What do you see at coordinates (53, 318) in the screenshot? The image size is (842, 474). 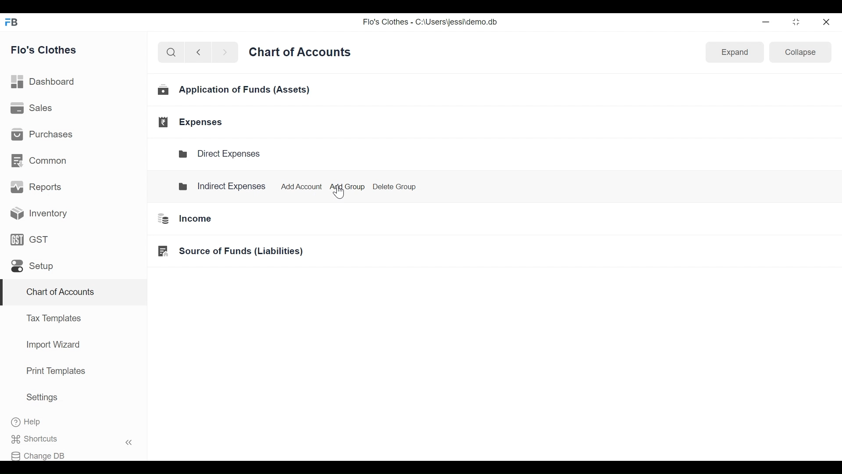 I see `Tax Templates` at bounding box center [53, 318].